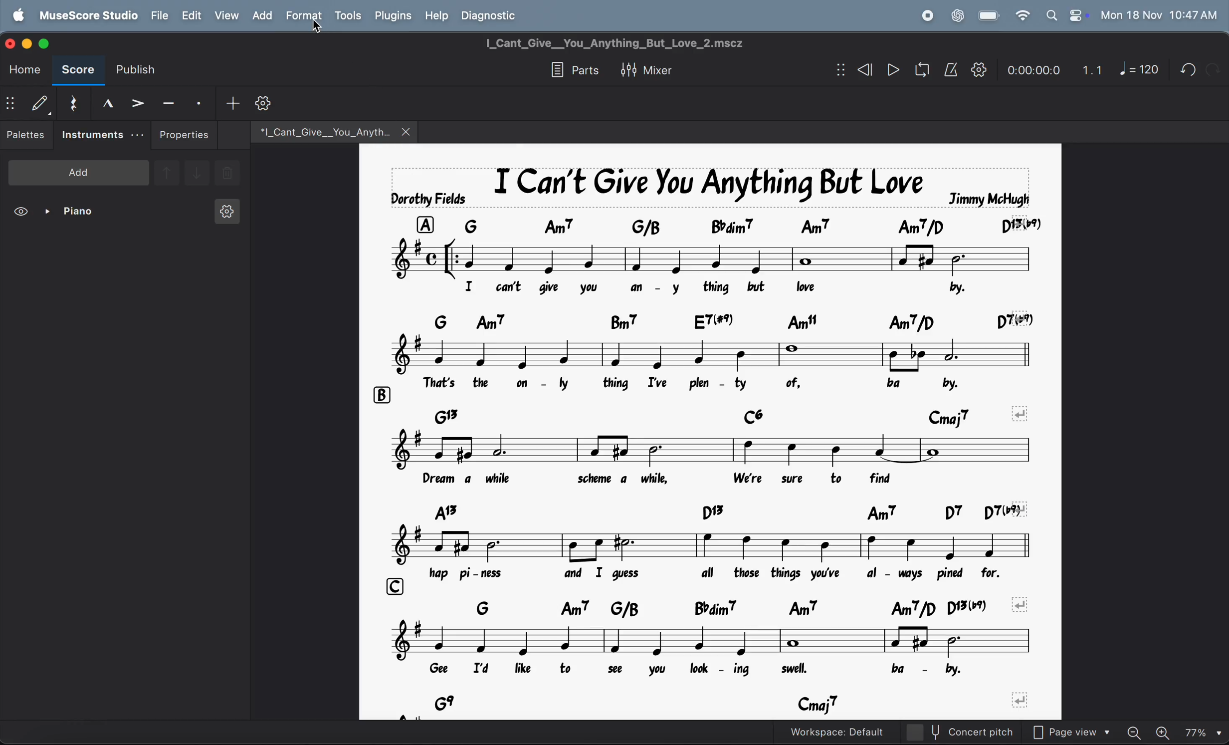  I want to click on uptone, so click(166, 171).